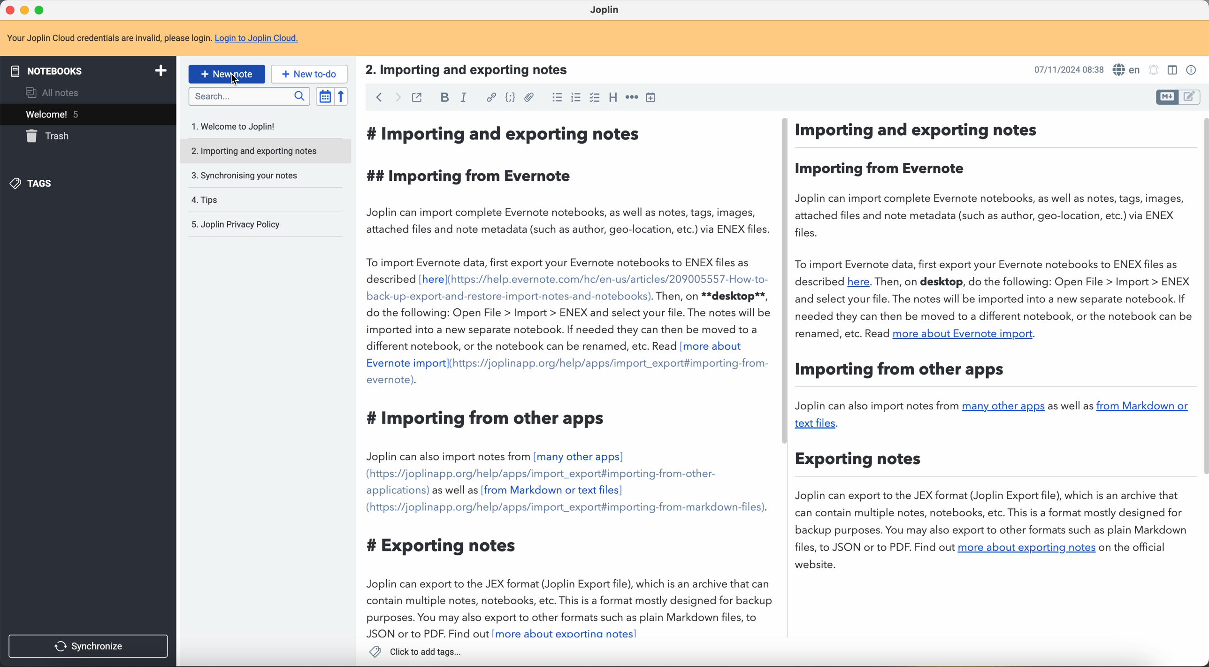 The width and height of the screenshot is (1209, 667). Describe the element at coordinates (88, 69) in the screenshot. I see `notebooks` at that location.